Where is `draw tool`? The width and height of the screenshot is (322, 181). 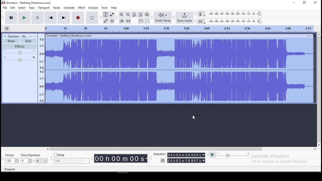
draw tool is located at coordinates (106, 21).